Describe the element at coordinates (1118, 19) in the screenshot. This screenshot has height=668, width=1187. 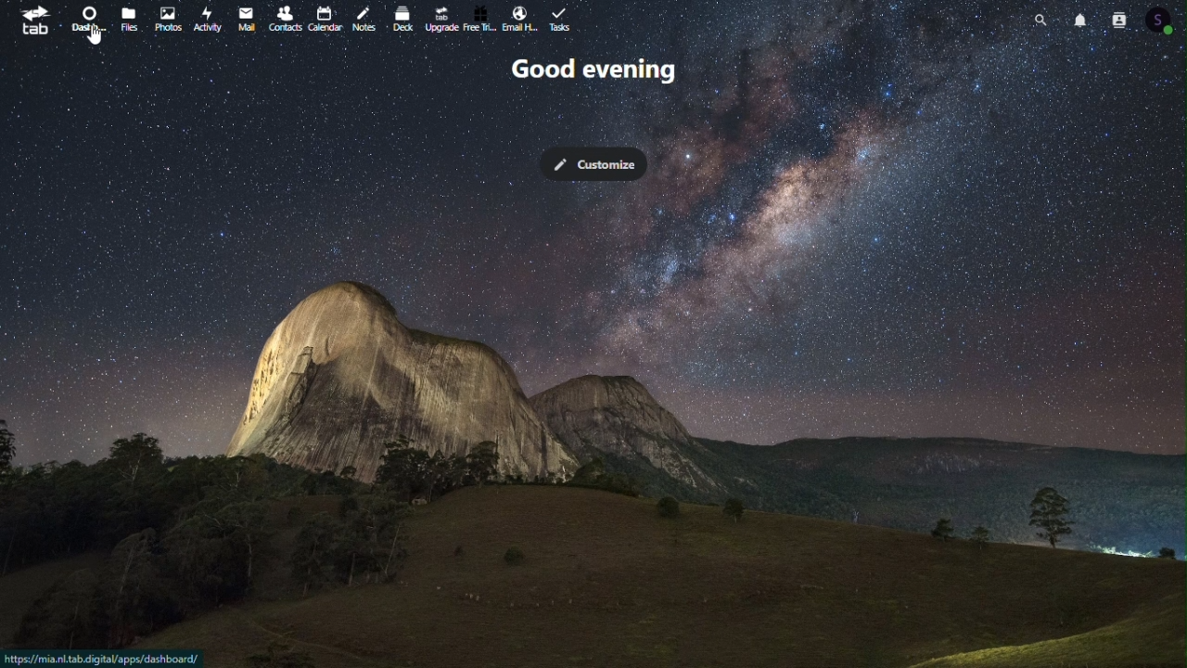
I see `Contacts` at that location.